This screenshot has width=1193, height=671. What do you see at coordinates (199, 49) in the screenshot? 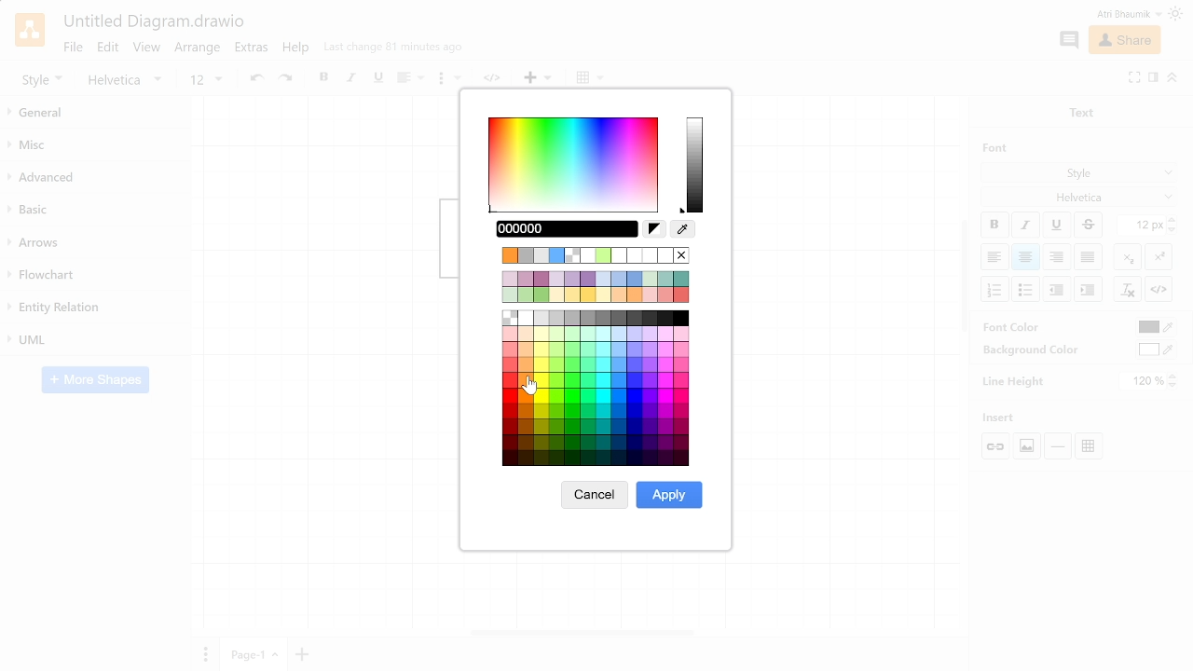
I see `Arrange` at bounding box center [199, 49].